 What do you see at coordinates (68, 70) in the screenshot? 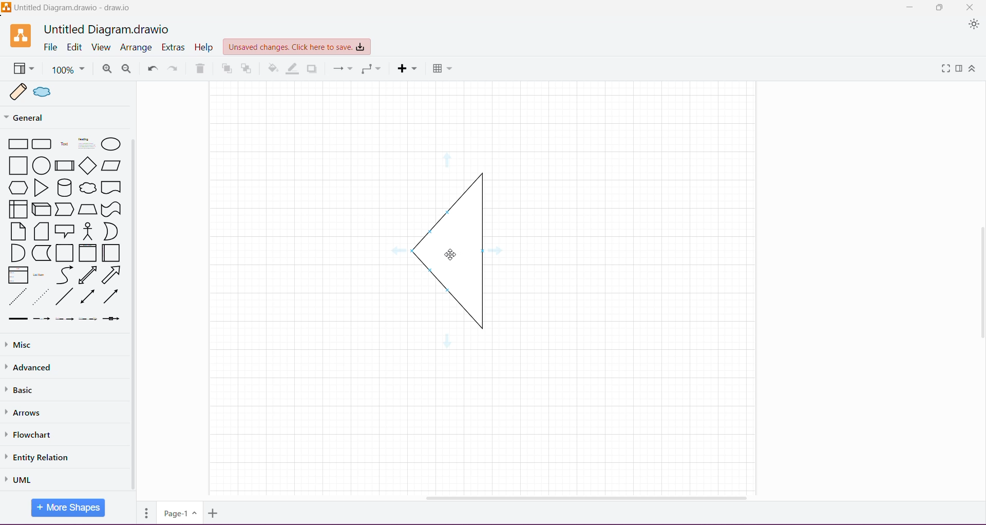
I see `100%` at bounding box center [68, 70].